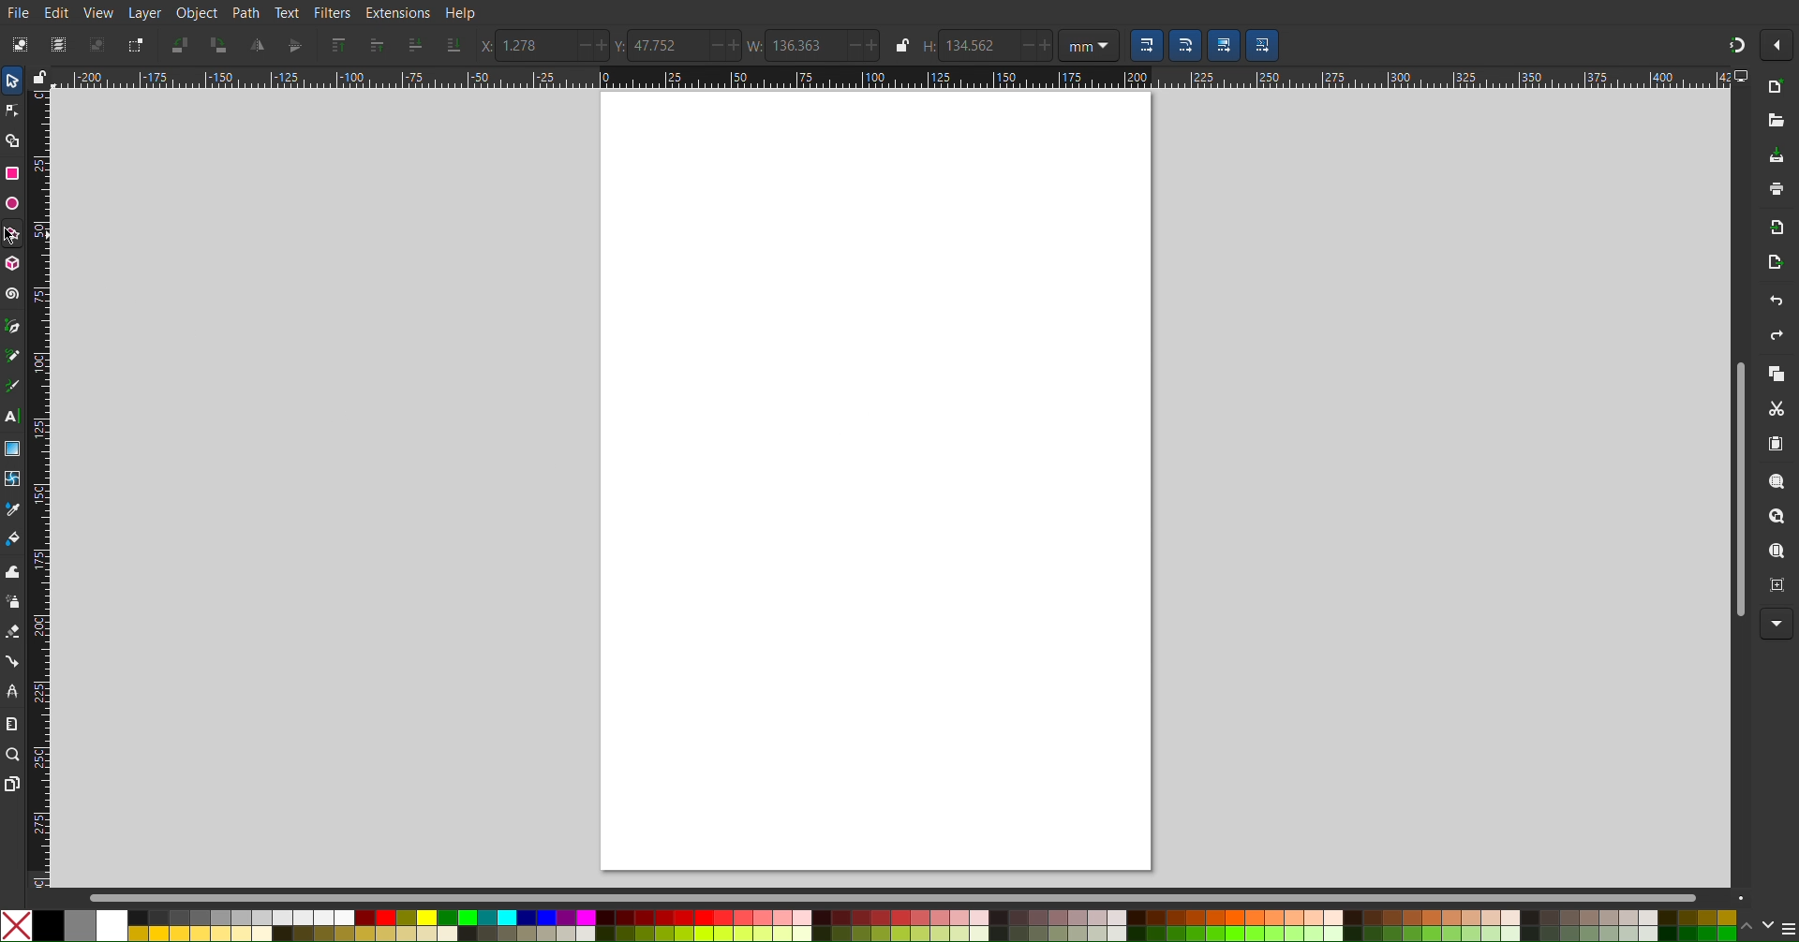 This screenshot has width=1799, height=942. Describe the element at coordinates (890, 77) in the screenshot. I see `Horizontal Ruler` at that location.